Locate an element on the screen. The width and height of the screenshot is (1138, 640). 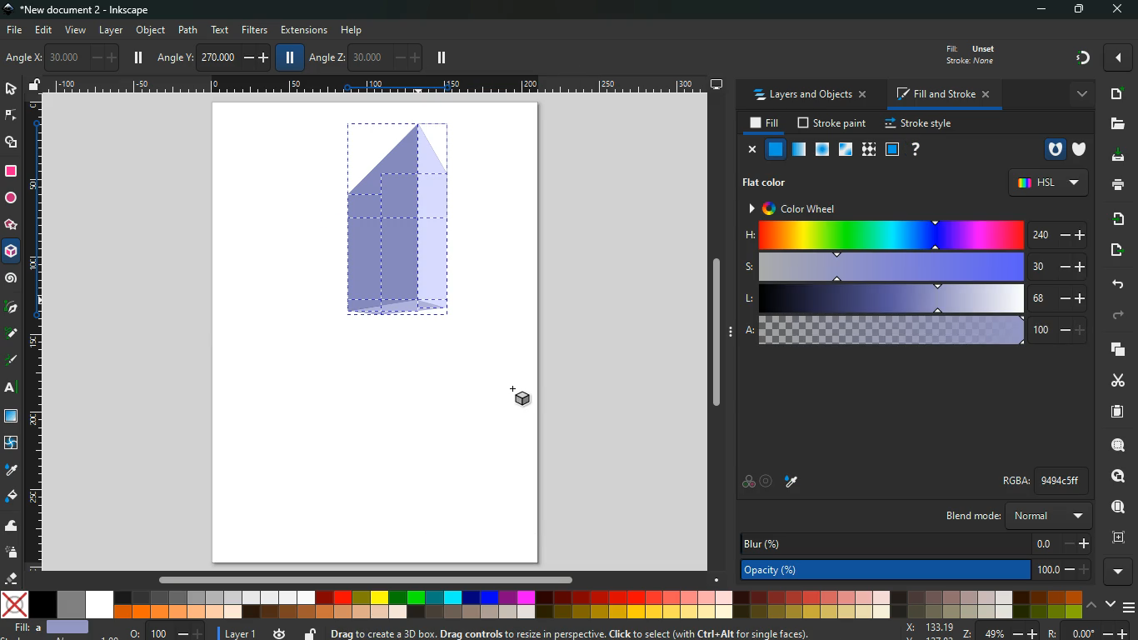
flat color is located at coordinates (770, 181).